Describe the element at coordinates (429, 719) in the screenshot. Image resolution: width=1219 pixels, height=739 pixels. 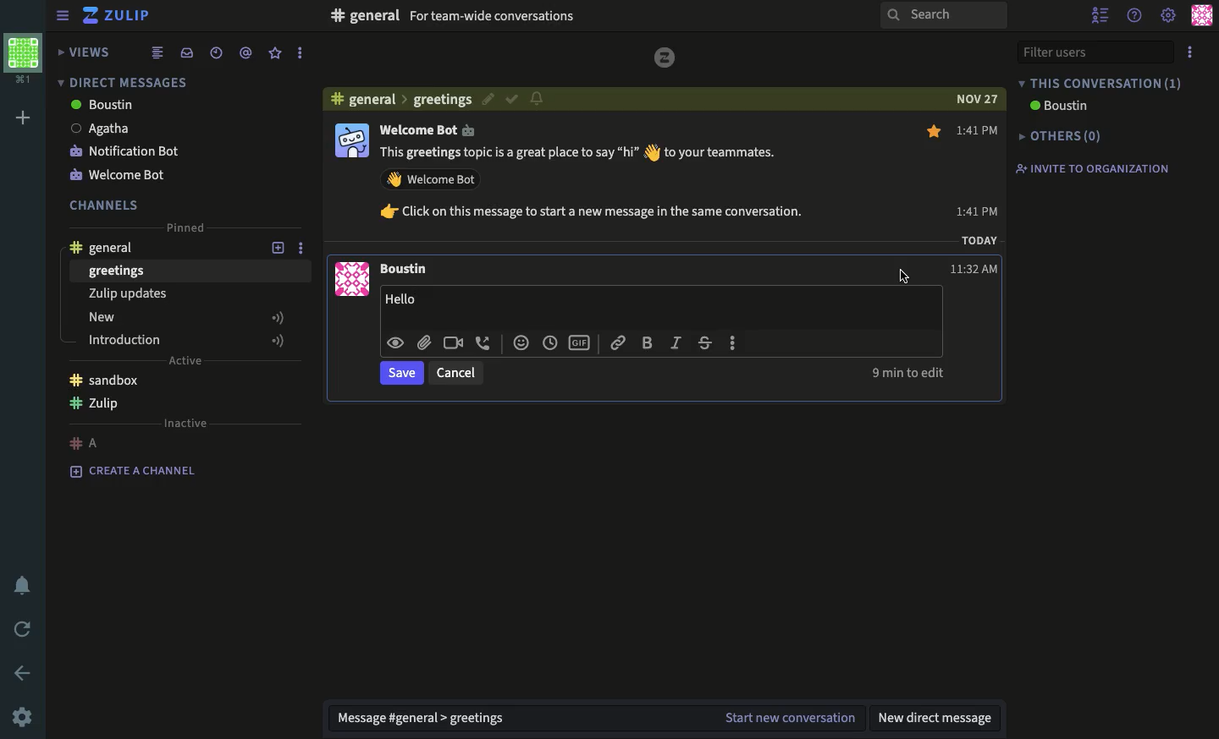
I see `message general` at that location.